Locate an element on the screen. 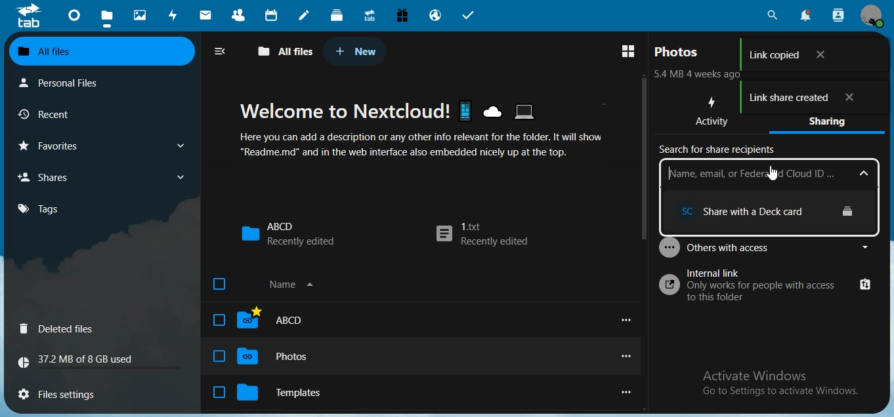 Image resolution: width=894 pixels, height=417 pixels. new is located at coordinates (356, 51).